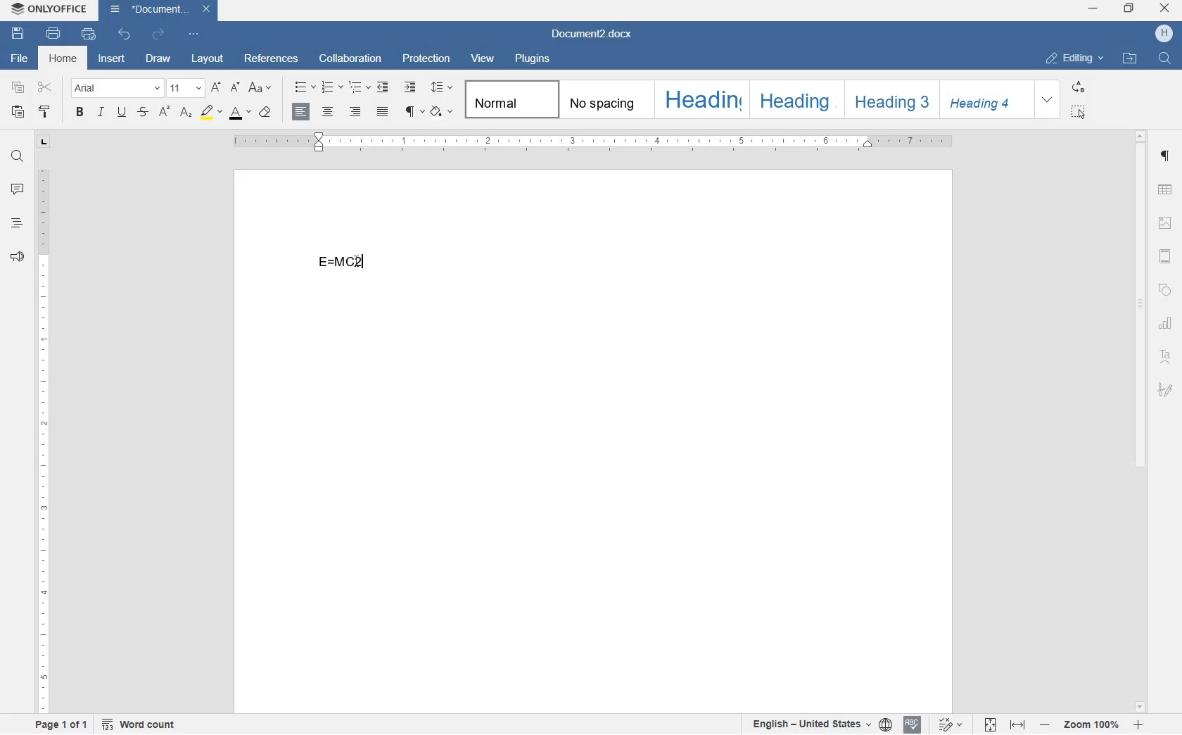 The width and height of the screenshot is (1182, 735). I want to click on expand formatting style, so click(1048, 99).